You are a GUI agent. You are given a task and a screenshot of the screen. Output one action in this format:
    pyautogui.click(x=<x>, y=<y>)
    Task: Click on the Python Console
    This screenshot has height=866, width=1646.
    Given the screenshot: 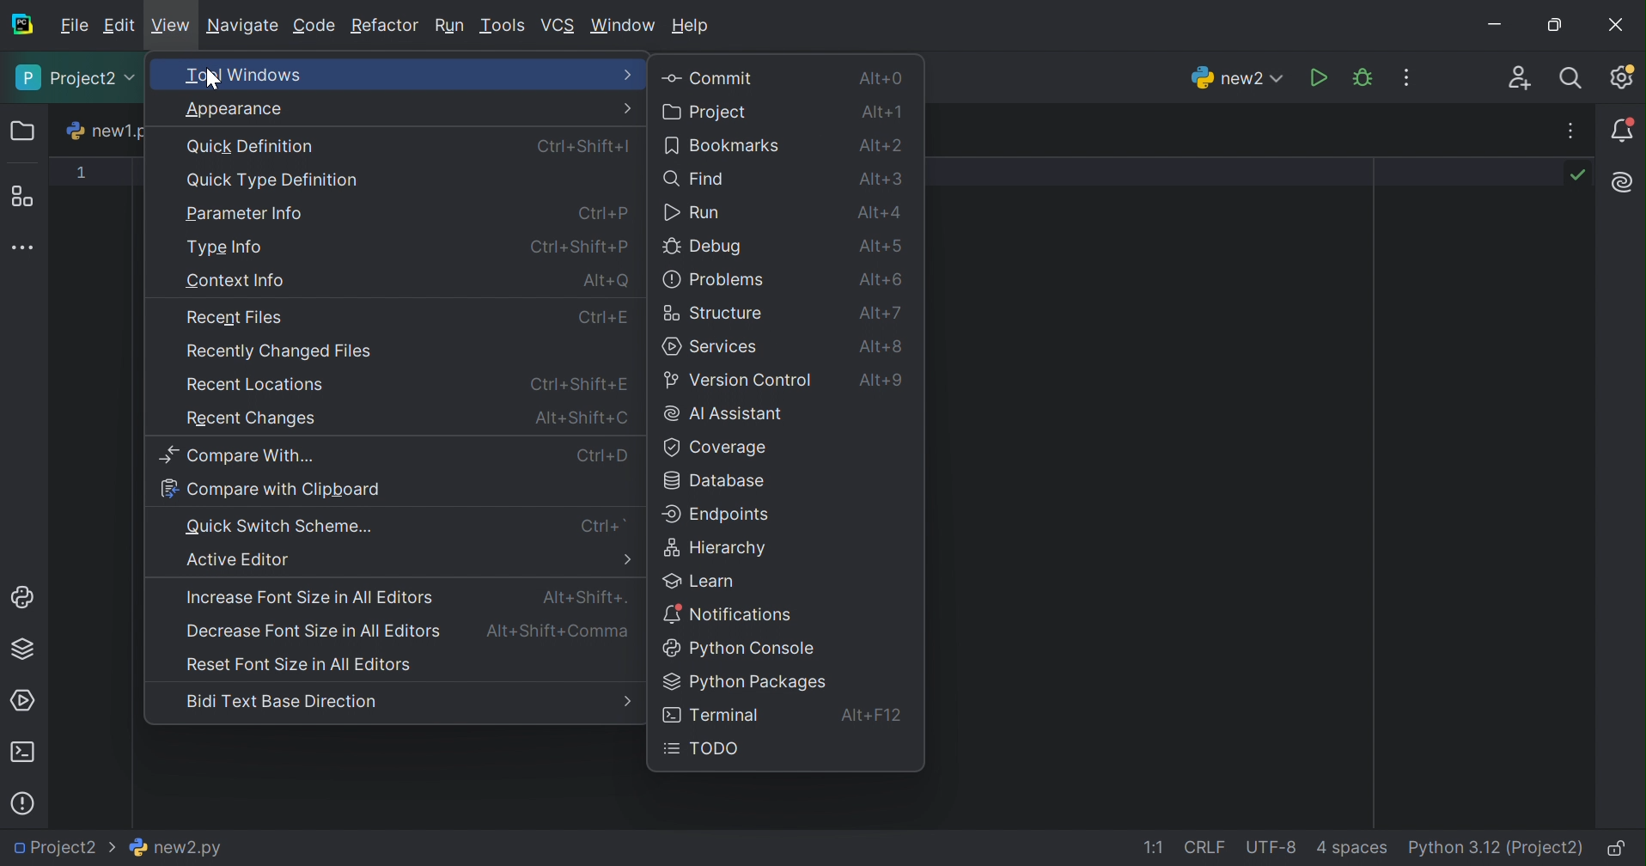 What is the action you would take?
    pyautogui.click(x=24, y=599)
    